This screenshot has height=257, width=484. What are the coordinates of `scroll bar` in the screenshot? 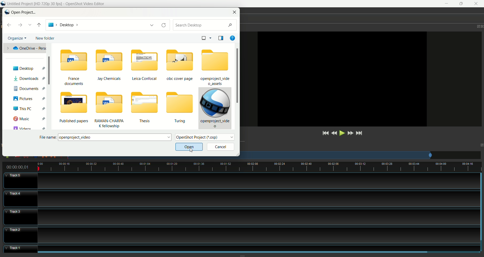 It's located at (238, 86).